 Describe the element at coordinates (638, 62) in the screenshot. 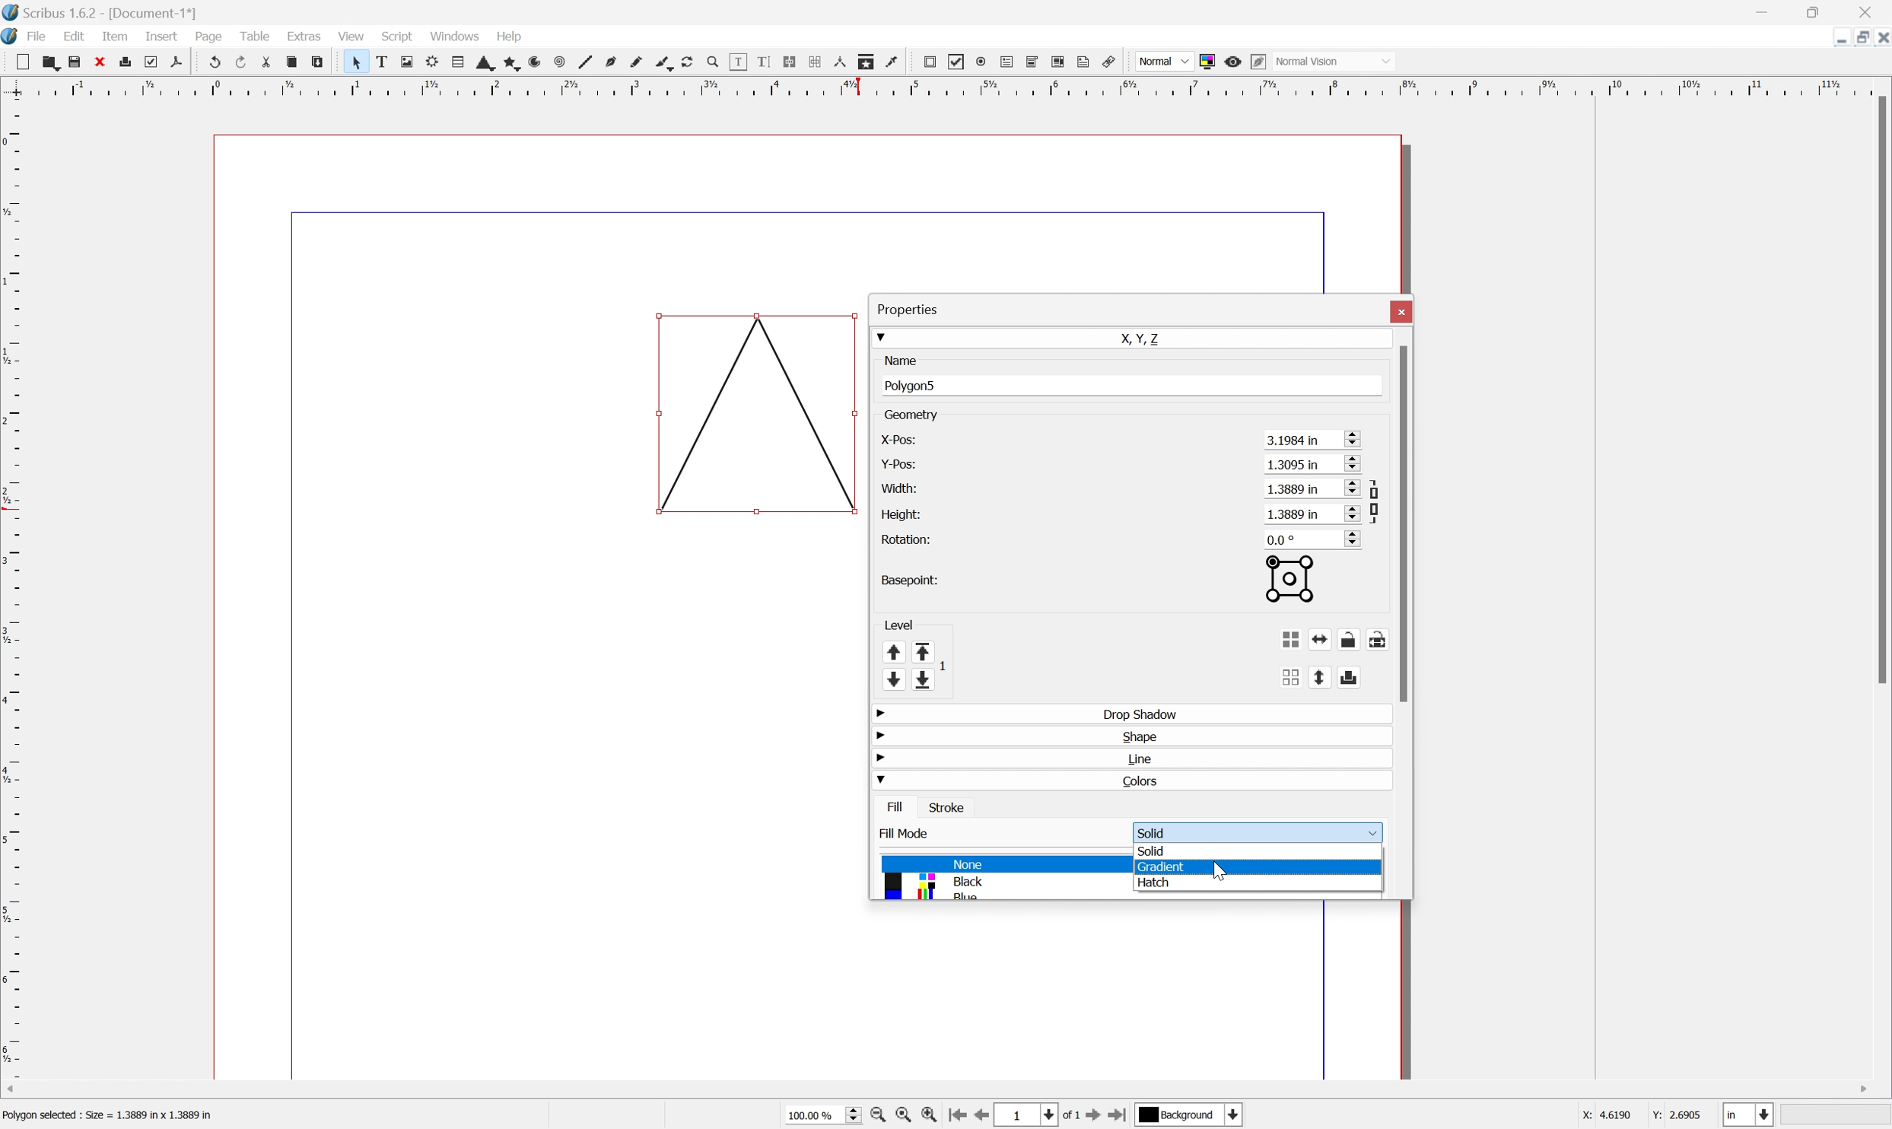

I see `Freehand line` at that location.